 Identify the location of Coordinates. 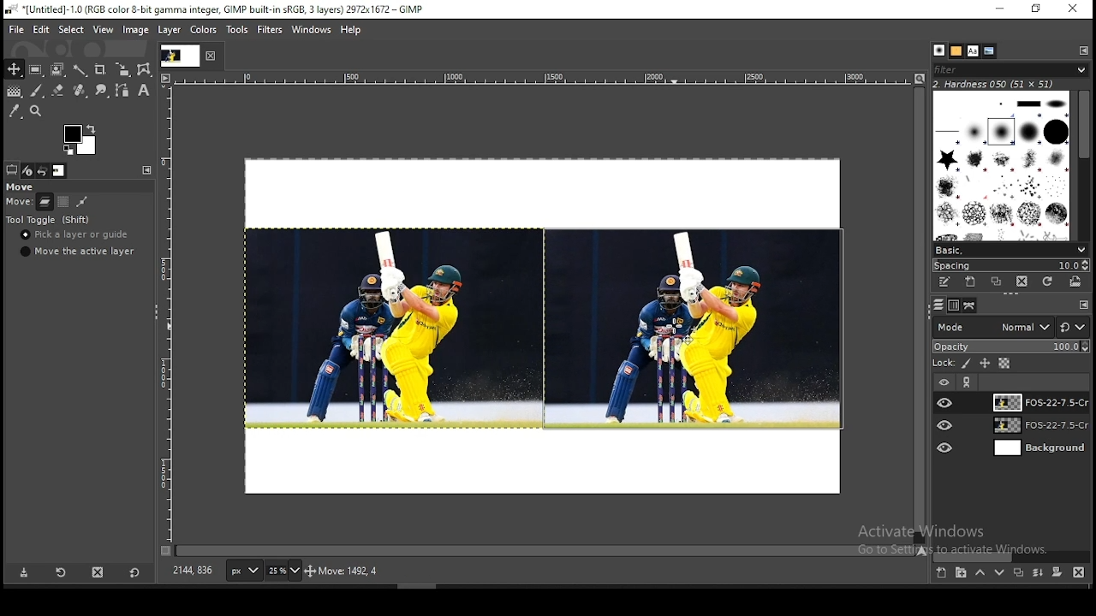
(194, 571).